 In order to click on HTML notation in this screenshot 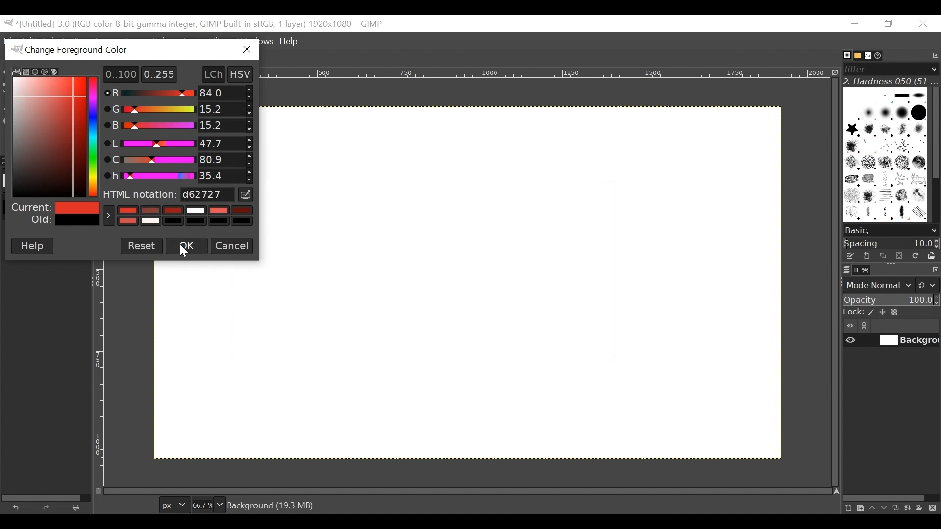, I will do `click(169, 194)`.